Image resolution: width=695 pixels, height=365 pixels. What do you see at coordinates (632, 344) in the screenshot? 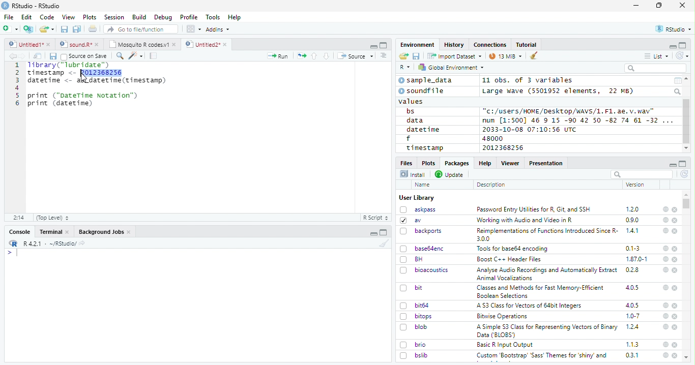
I see `1.1.3` at bounding box center [632, 344].